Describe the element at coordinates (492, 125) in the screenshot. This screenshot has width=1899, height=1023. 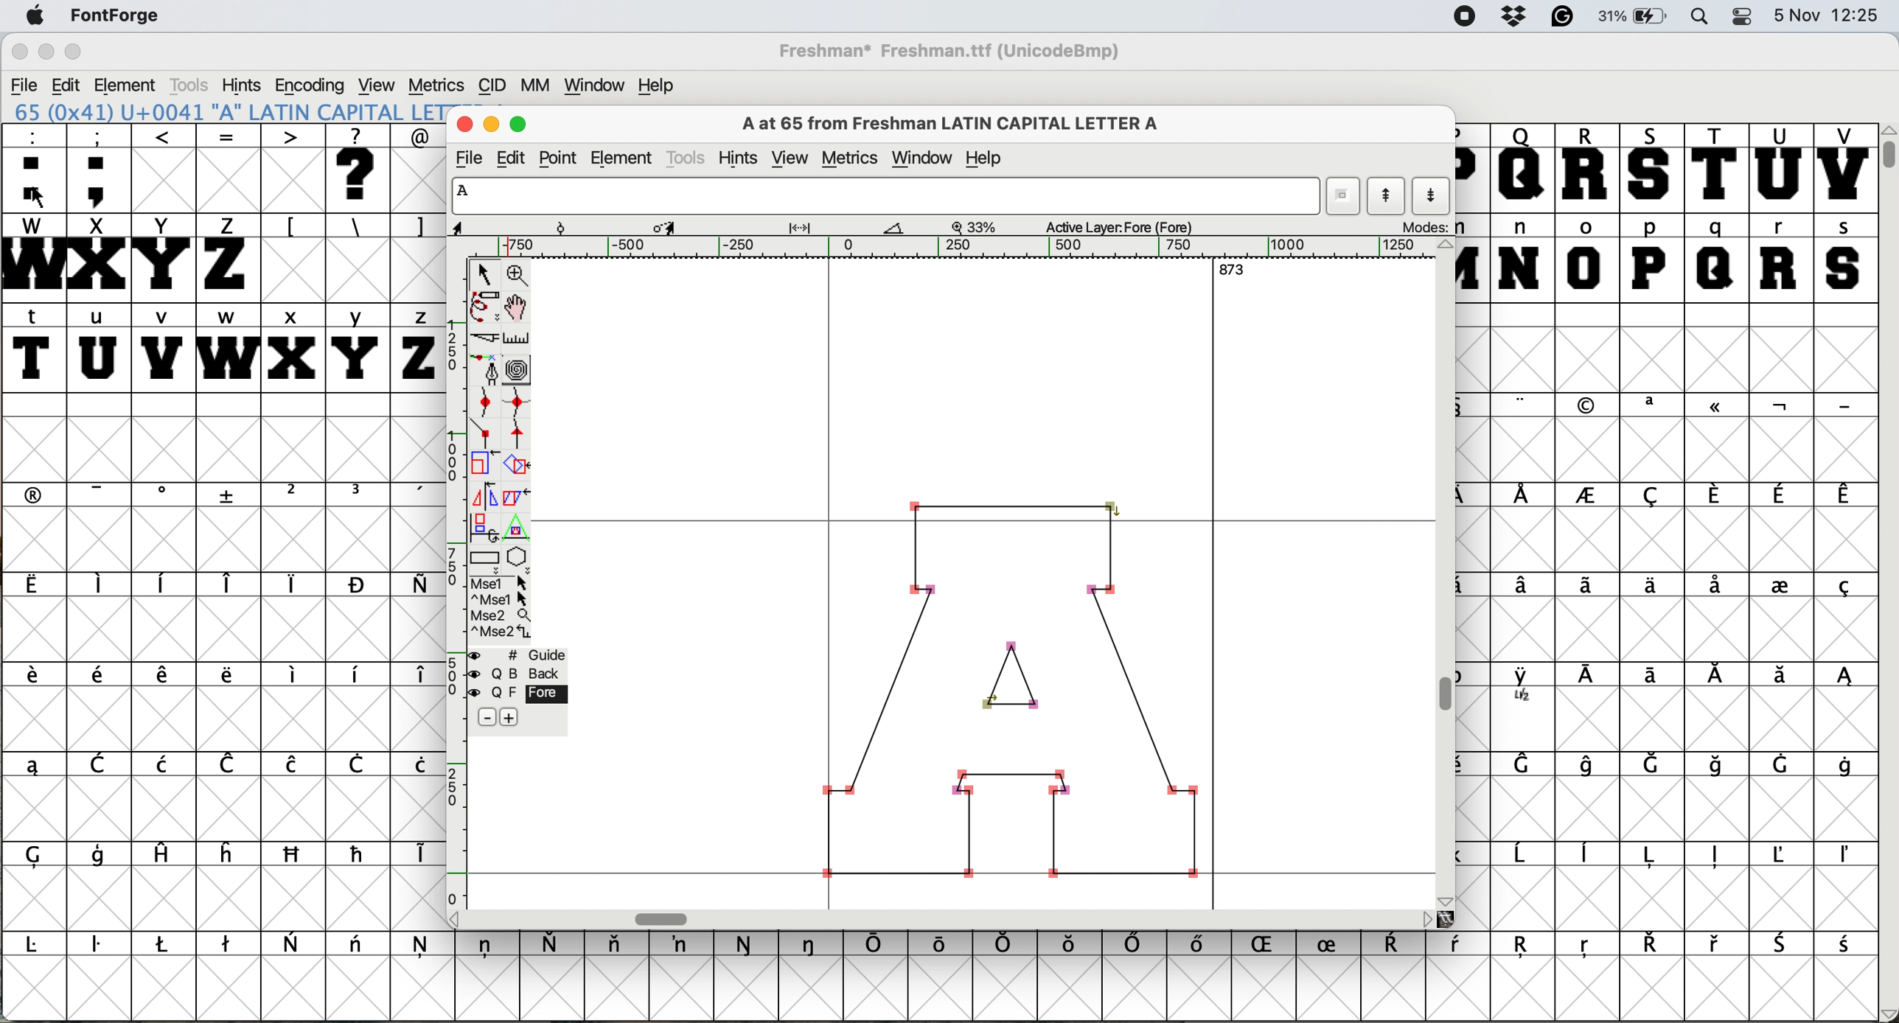
I see `minimise` at that location.